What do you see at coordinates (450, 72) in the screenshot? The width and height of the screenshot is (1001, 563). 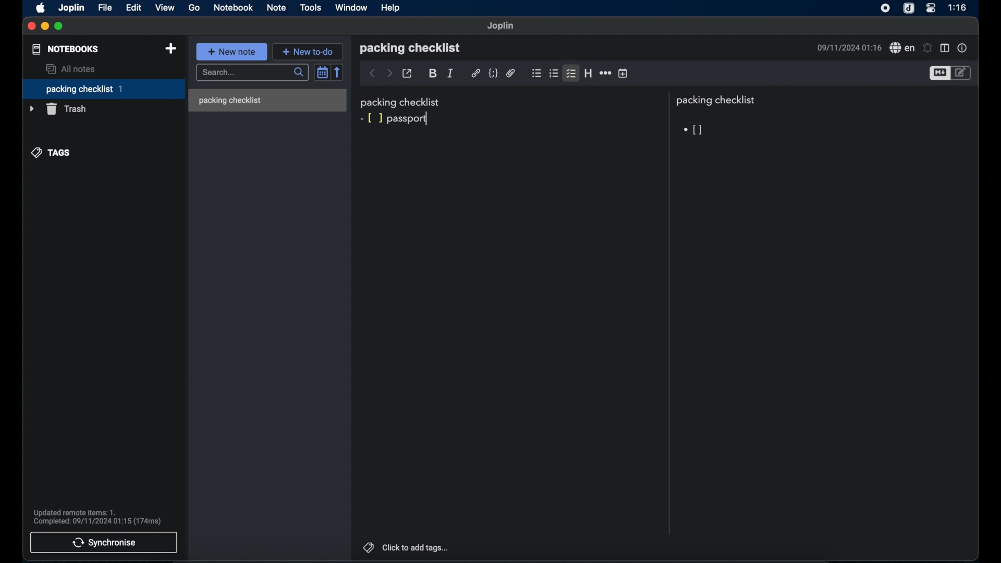 I see `italic` at bounding box center [450, 72].